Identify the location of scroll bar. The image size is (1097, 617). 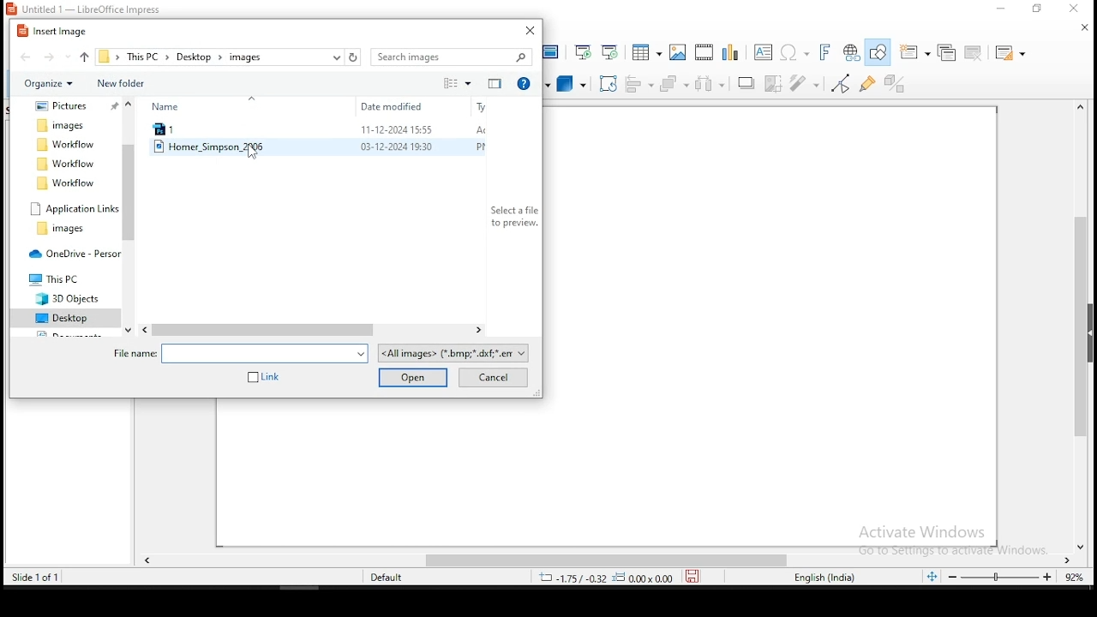
(1079, 295).